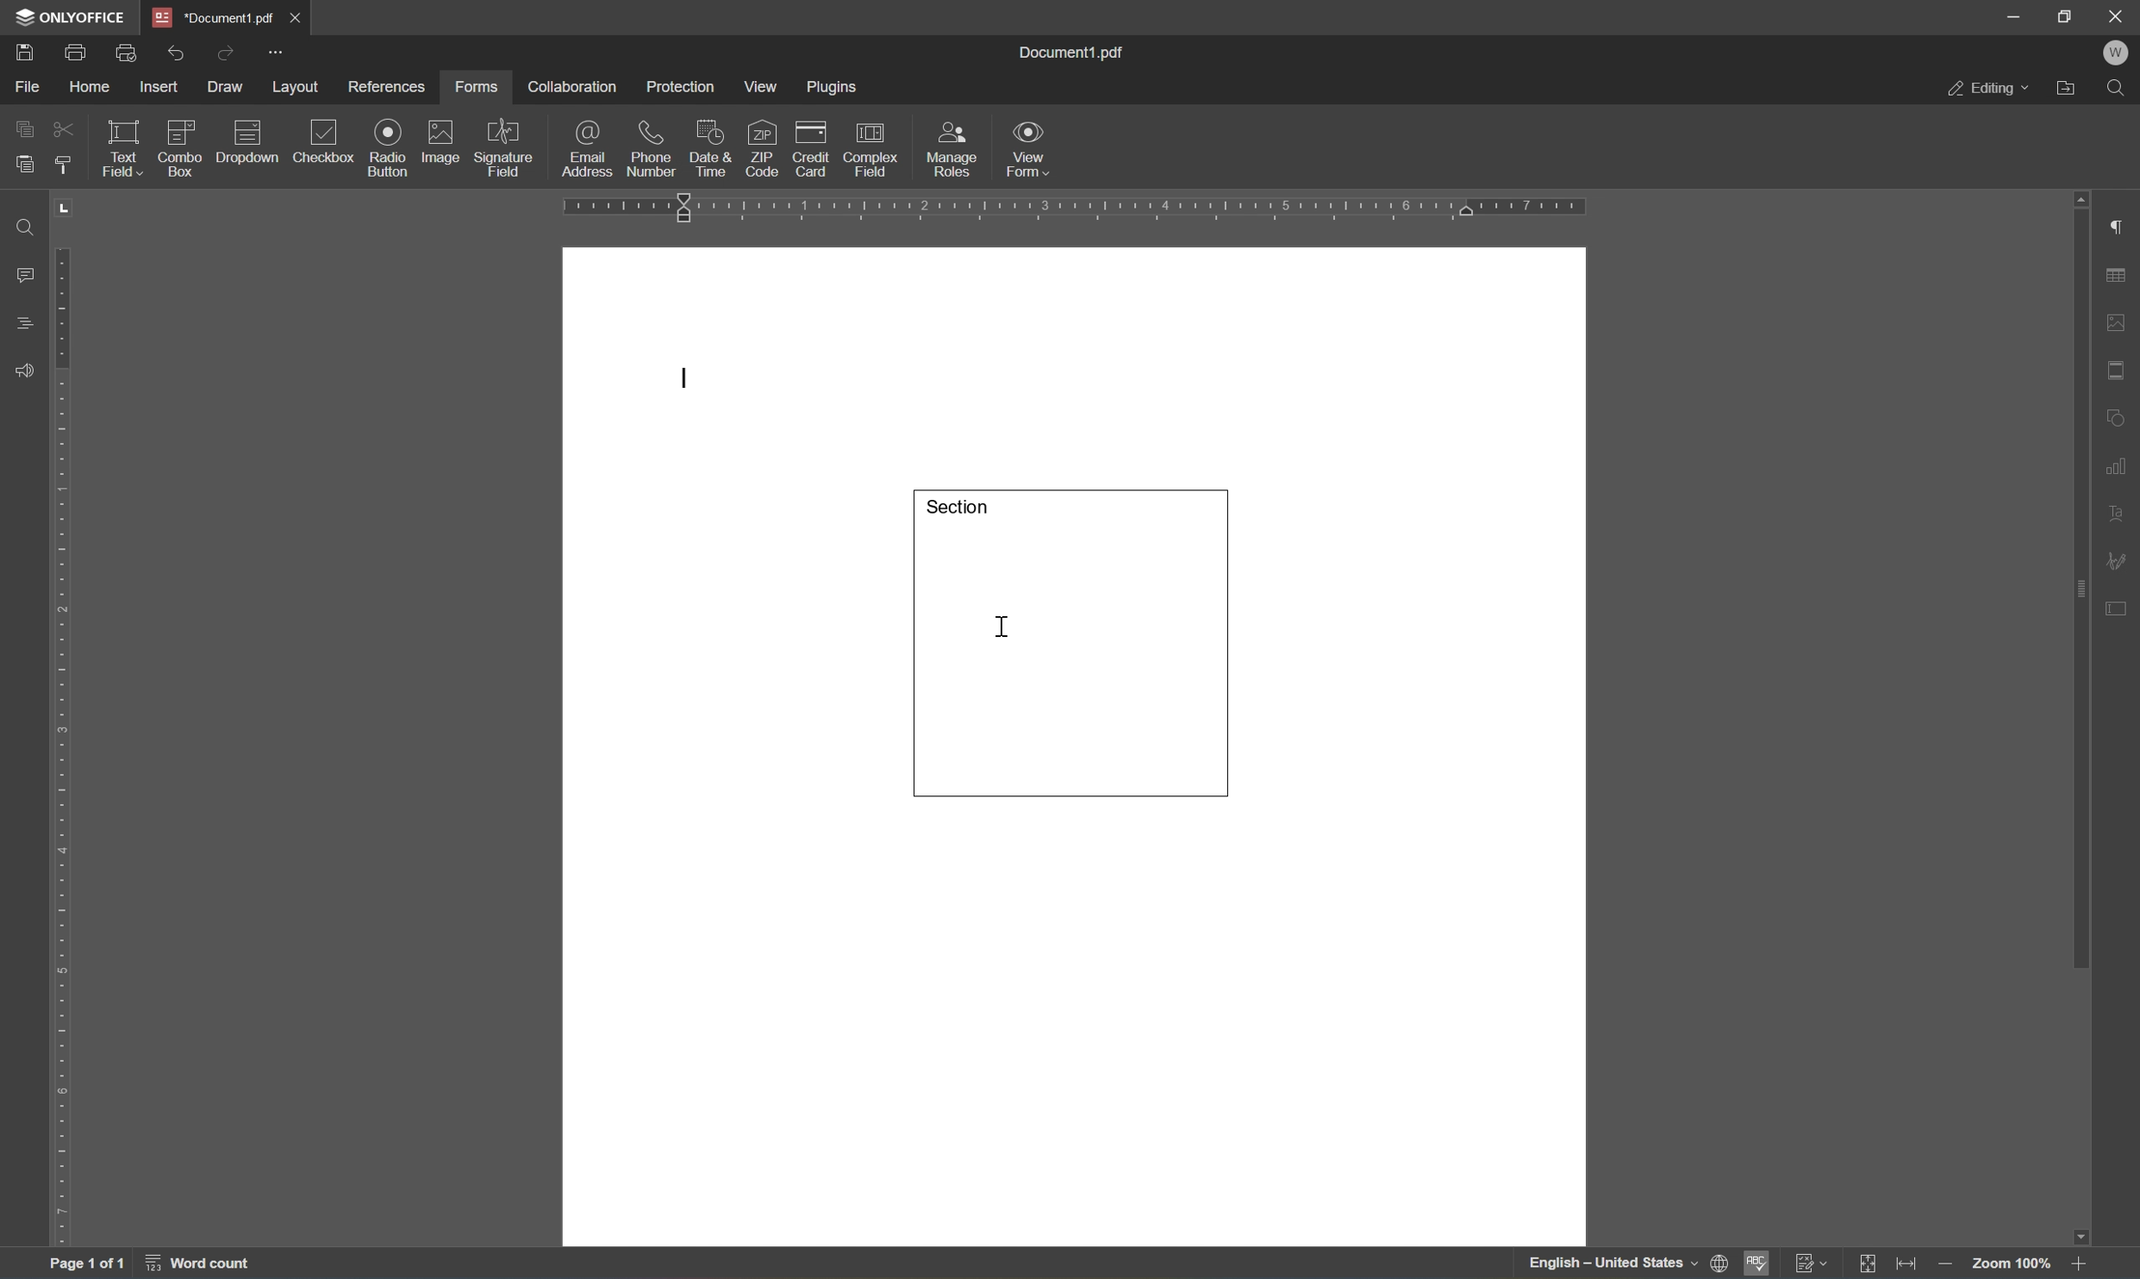 This screenshot has width=2140, height=1279. What do you see at coordinates (681, 378) in the screenshot?
I see `typing cursor` at bounding box center [681, 378].